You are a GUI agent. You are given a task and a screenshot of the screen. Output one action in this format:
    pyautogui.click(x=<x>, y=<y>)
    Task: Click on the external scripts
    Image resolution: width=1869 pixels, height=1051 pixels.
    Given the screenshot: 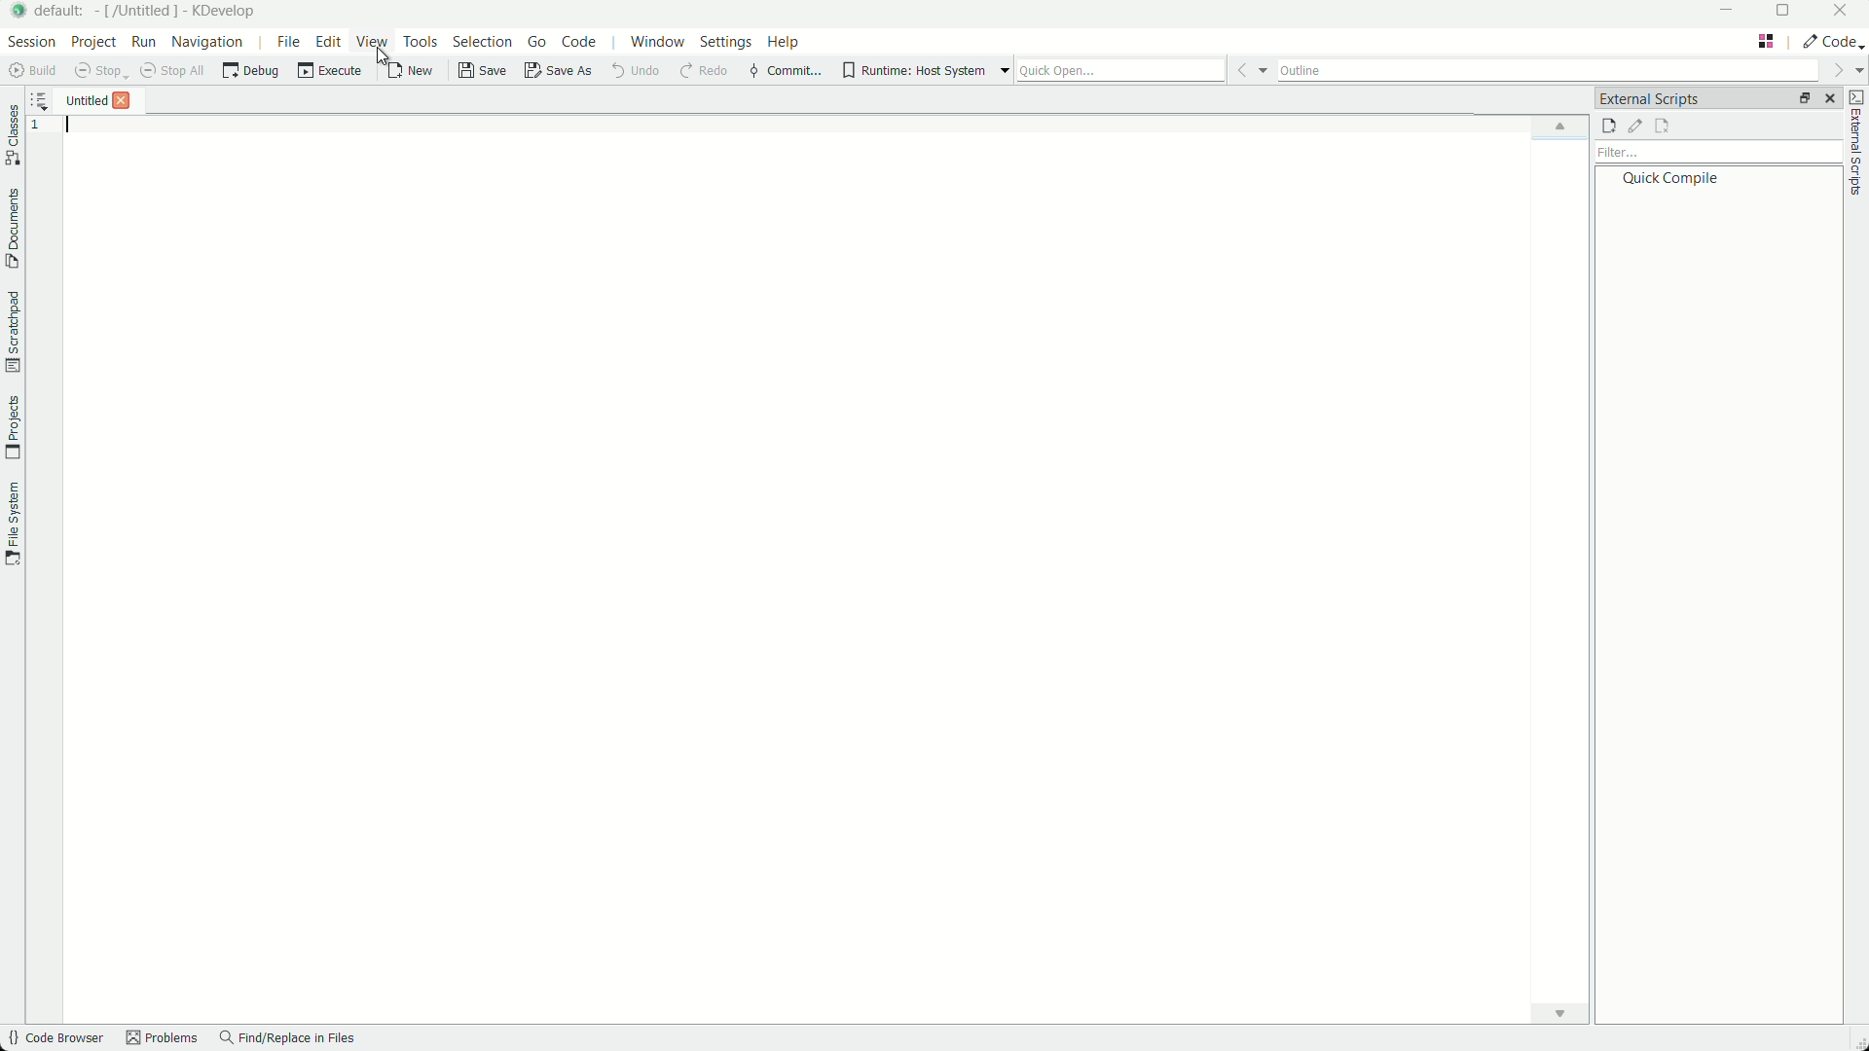 What is the action you would take?
    pyautogui.click(x=1649, y=97)
    